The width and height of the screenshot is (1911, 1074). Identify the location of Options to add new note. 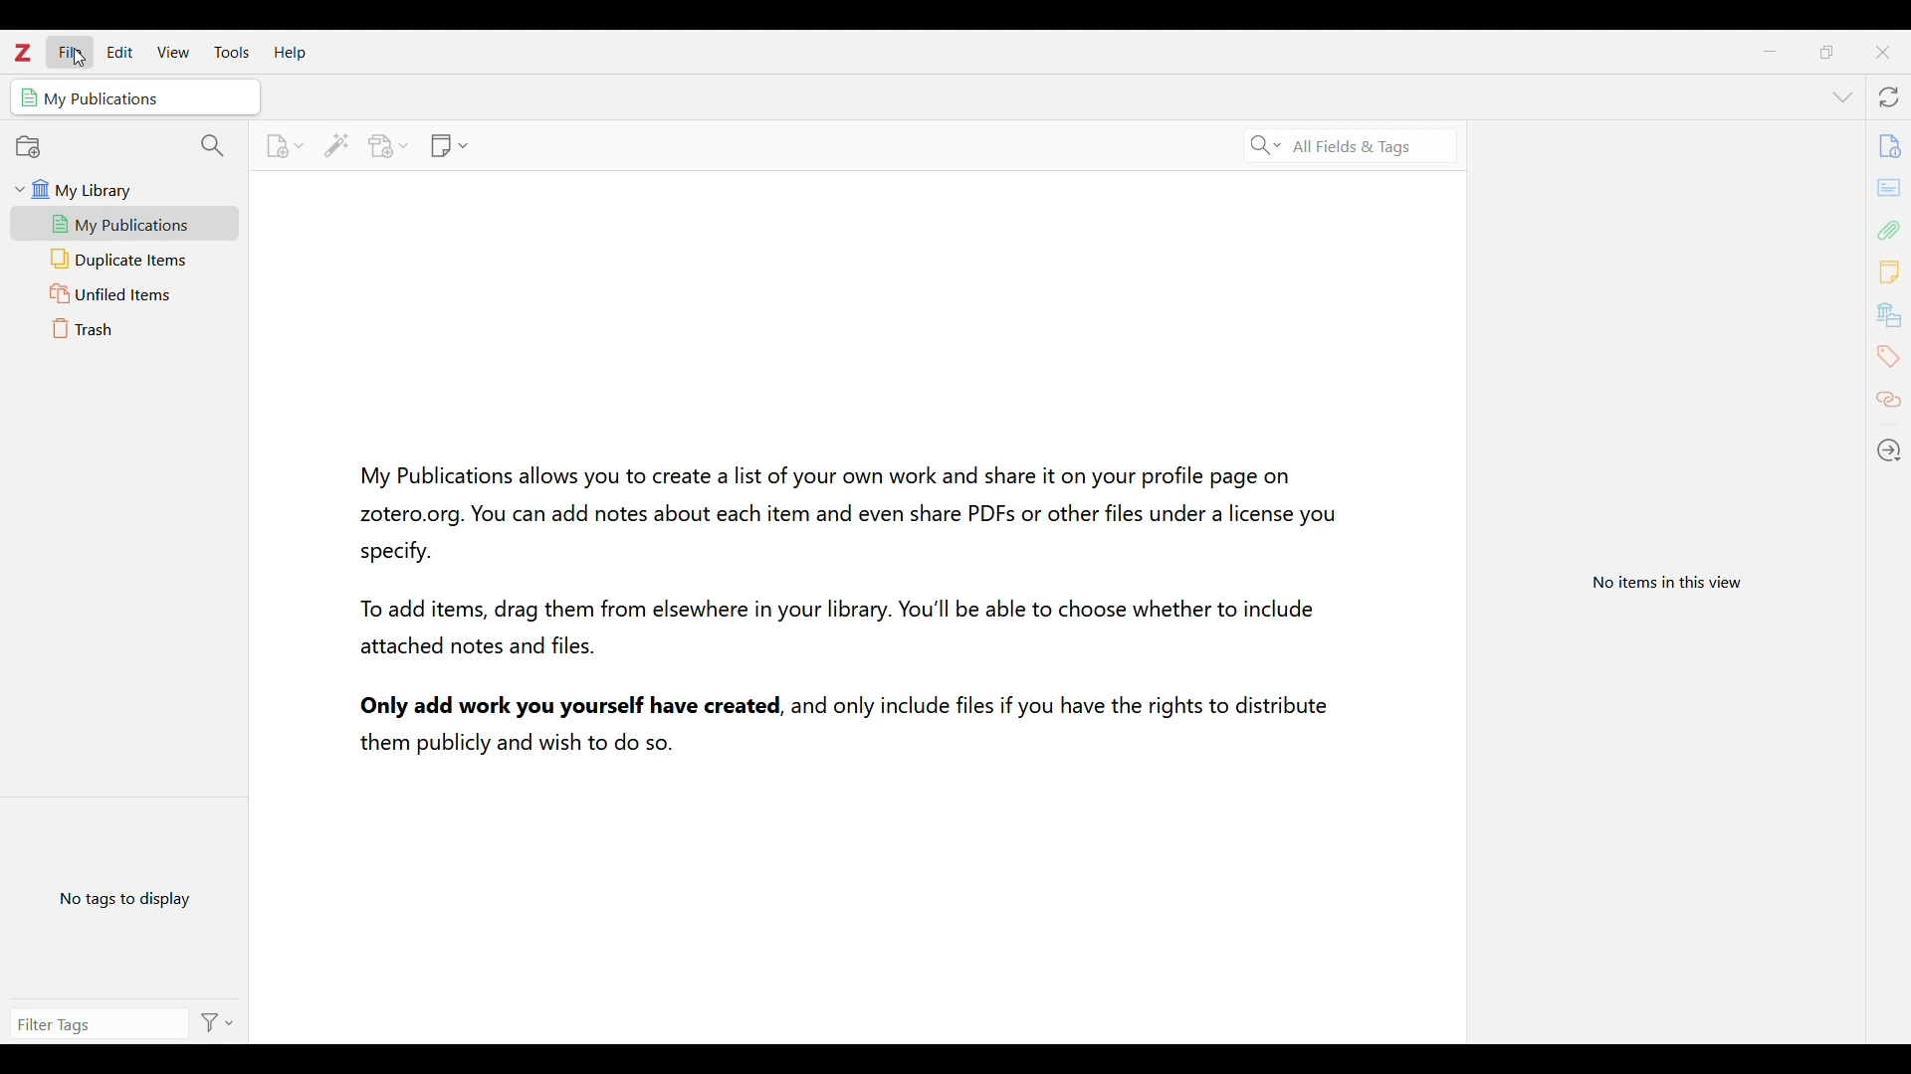
(450, 146).